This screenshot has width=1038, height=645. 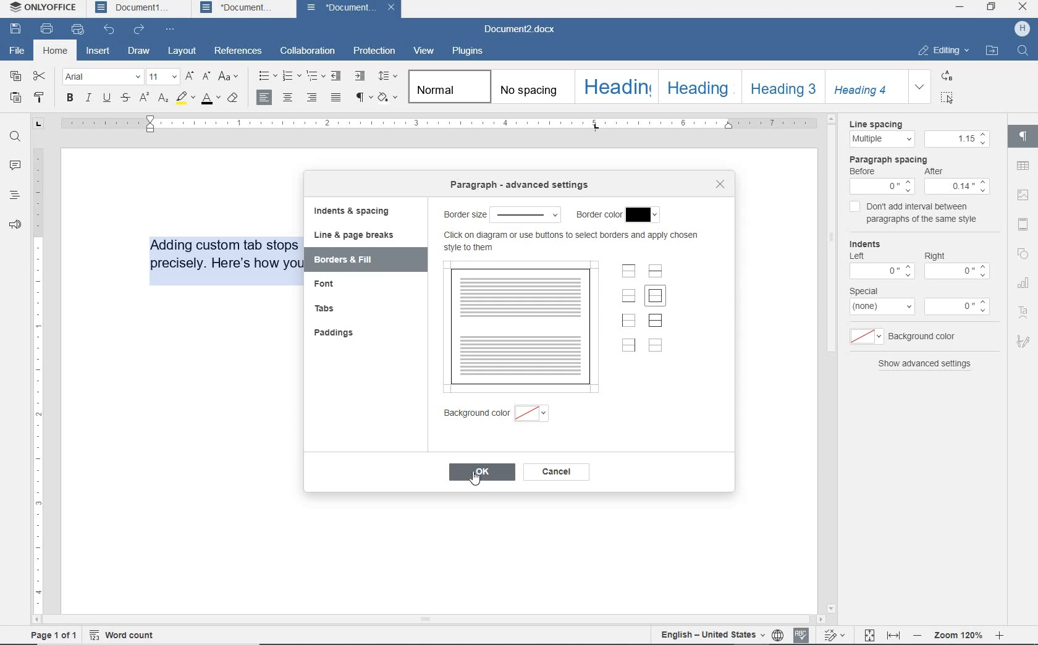 What do you see at coordinates (867, 242) in the screenshot?
I see `indents` at bounding box center [867, 242].